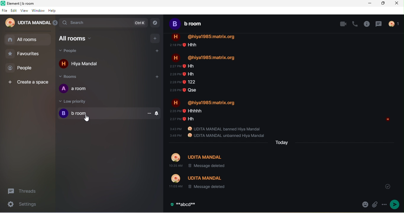 Image resolution: width=404 pixels, height=213 pixels. I want to click on threads, so click(26, 190).